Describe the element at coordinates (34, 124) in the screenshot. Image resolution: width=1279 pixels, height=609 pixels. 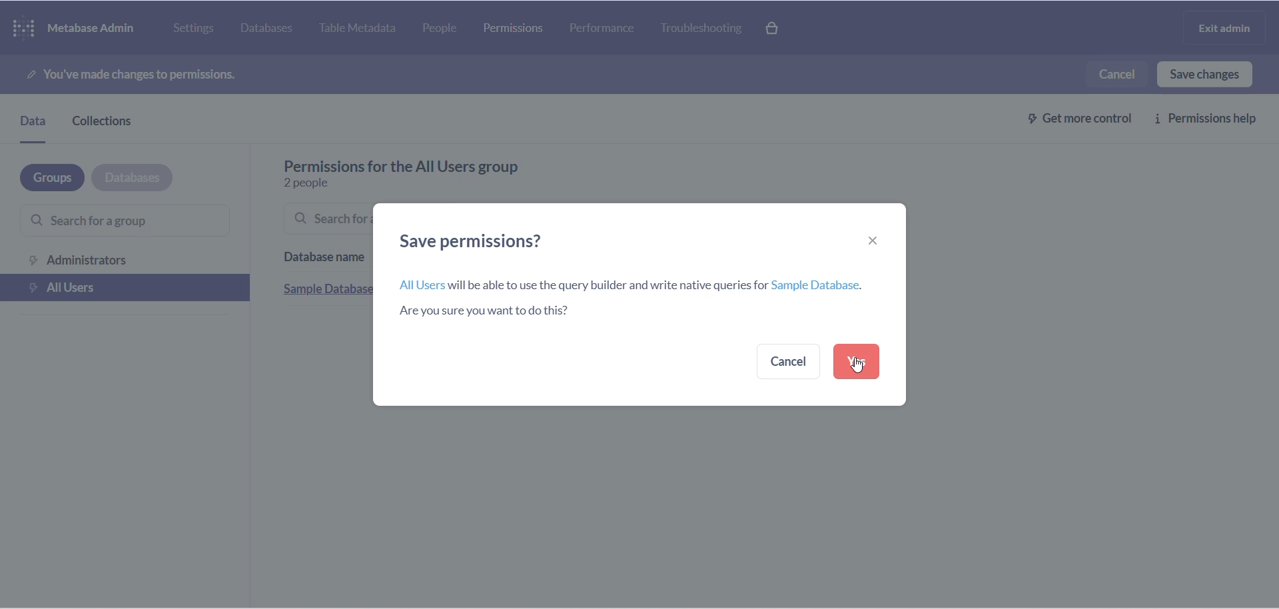
I see `data` at that location.